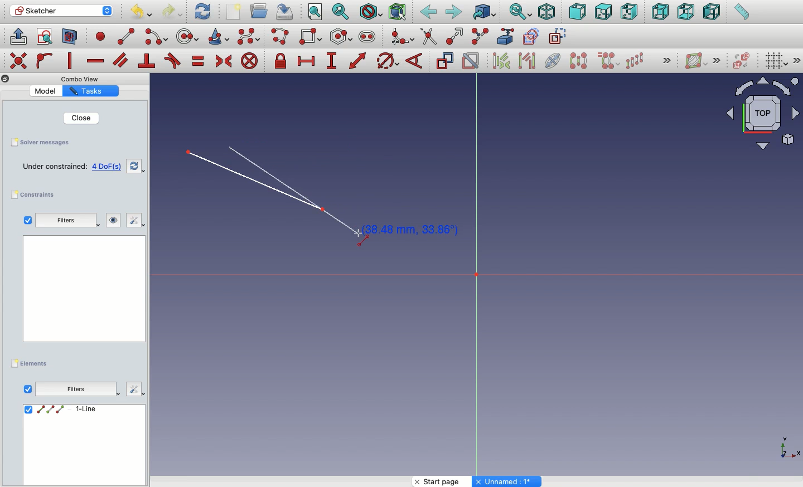 The height and width of the screenshot is (487, 803). What do you see at coordinates (404, 230) in the screenshot?
I see `Click` at bounding box center [404, 230].